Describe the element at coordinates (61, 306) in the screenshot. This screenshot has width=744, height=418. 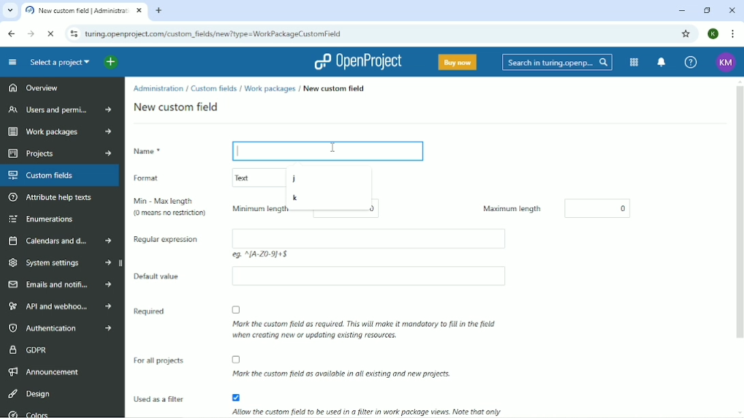
I see `API and webhooks` at that location.